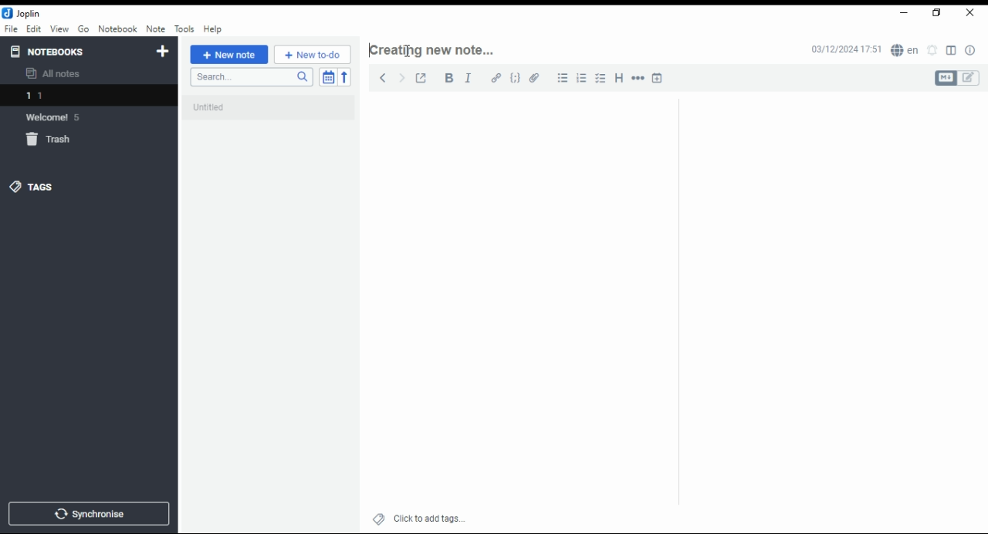  What do you see at coordinates (84, 95) in the screenshot?
I see `notebook` at bounding box center [84, 95].